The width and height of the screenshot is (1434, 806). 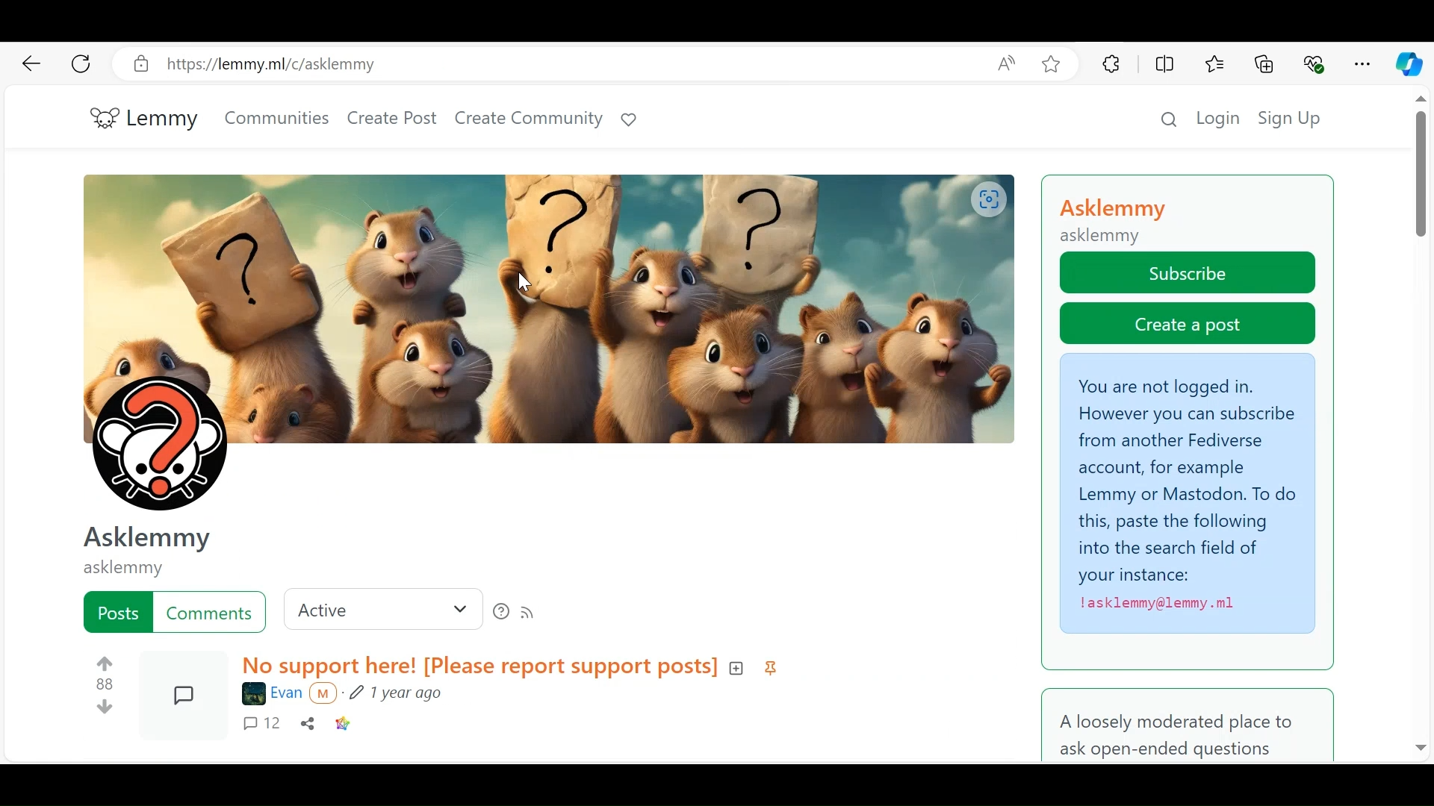 I want to click on Read aloud this page , so click(x=1011, y=64).